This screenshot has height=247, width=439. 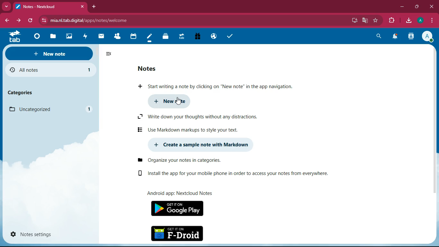 I want to click on view site information, so click(x=44, y=21).